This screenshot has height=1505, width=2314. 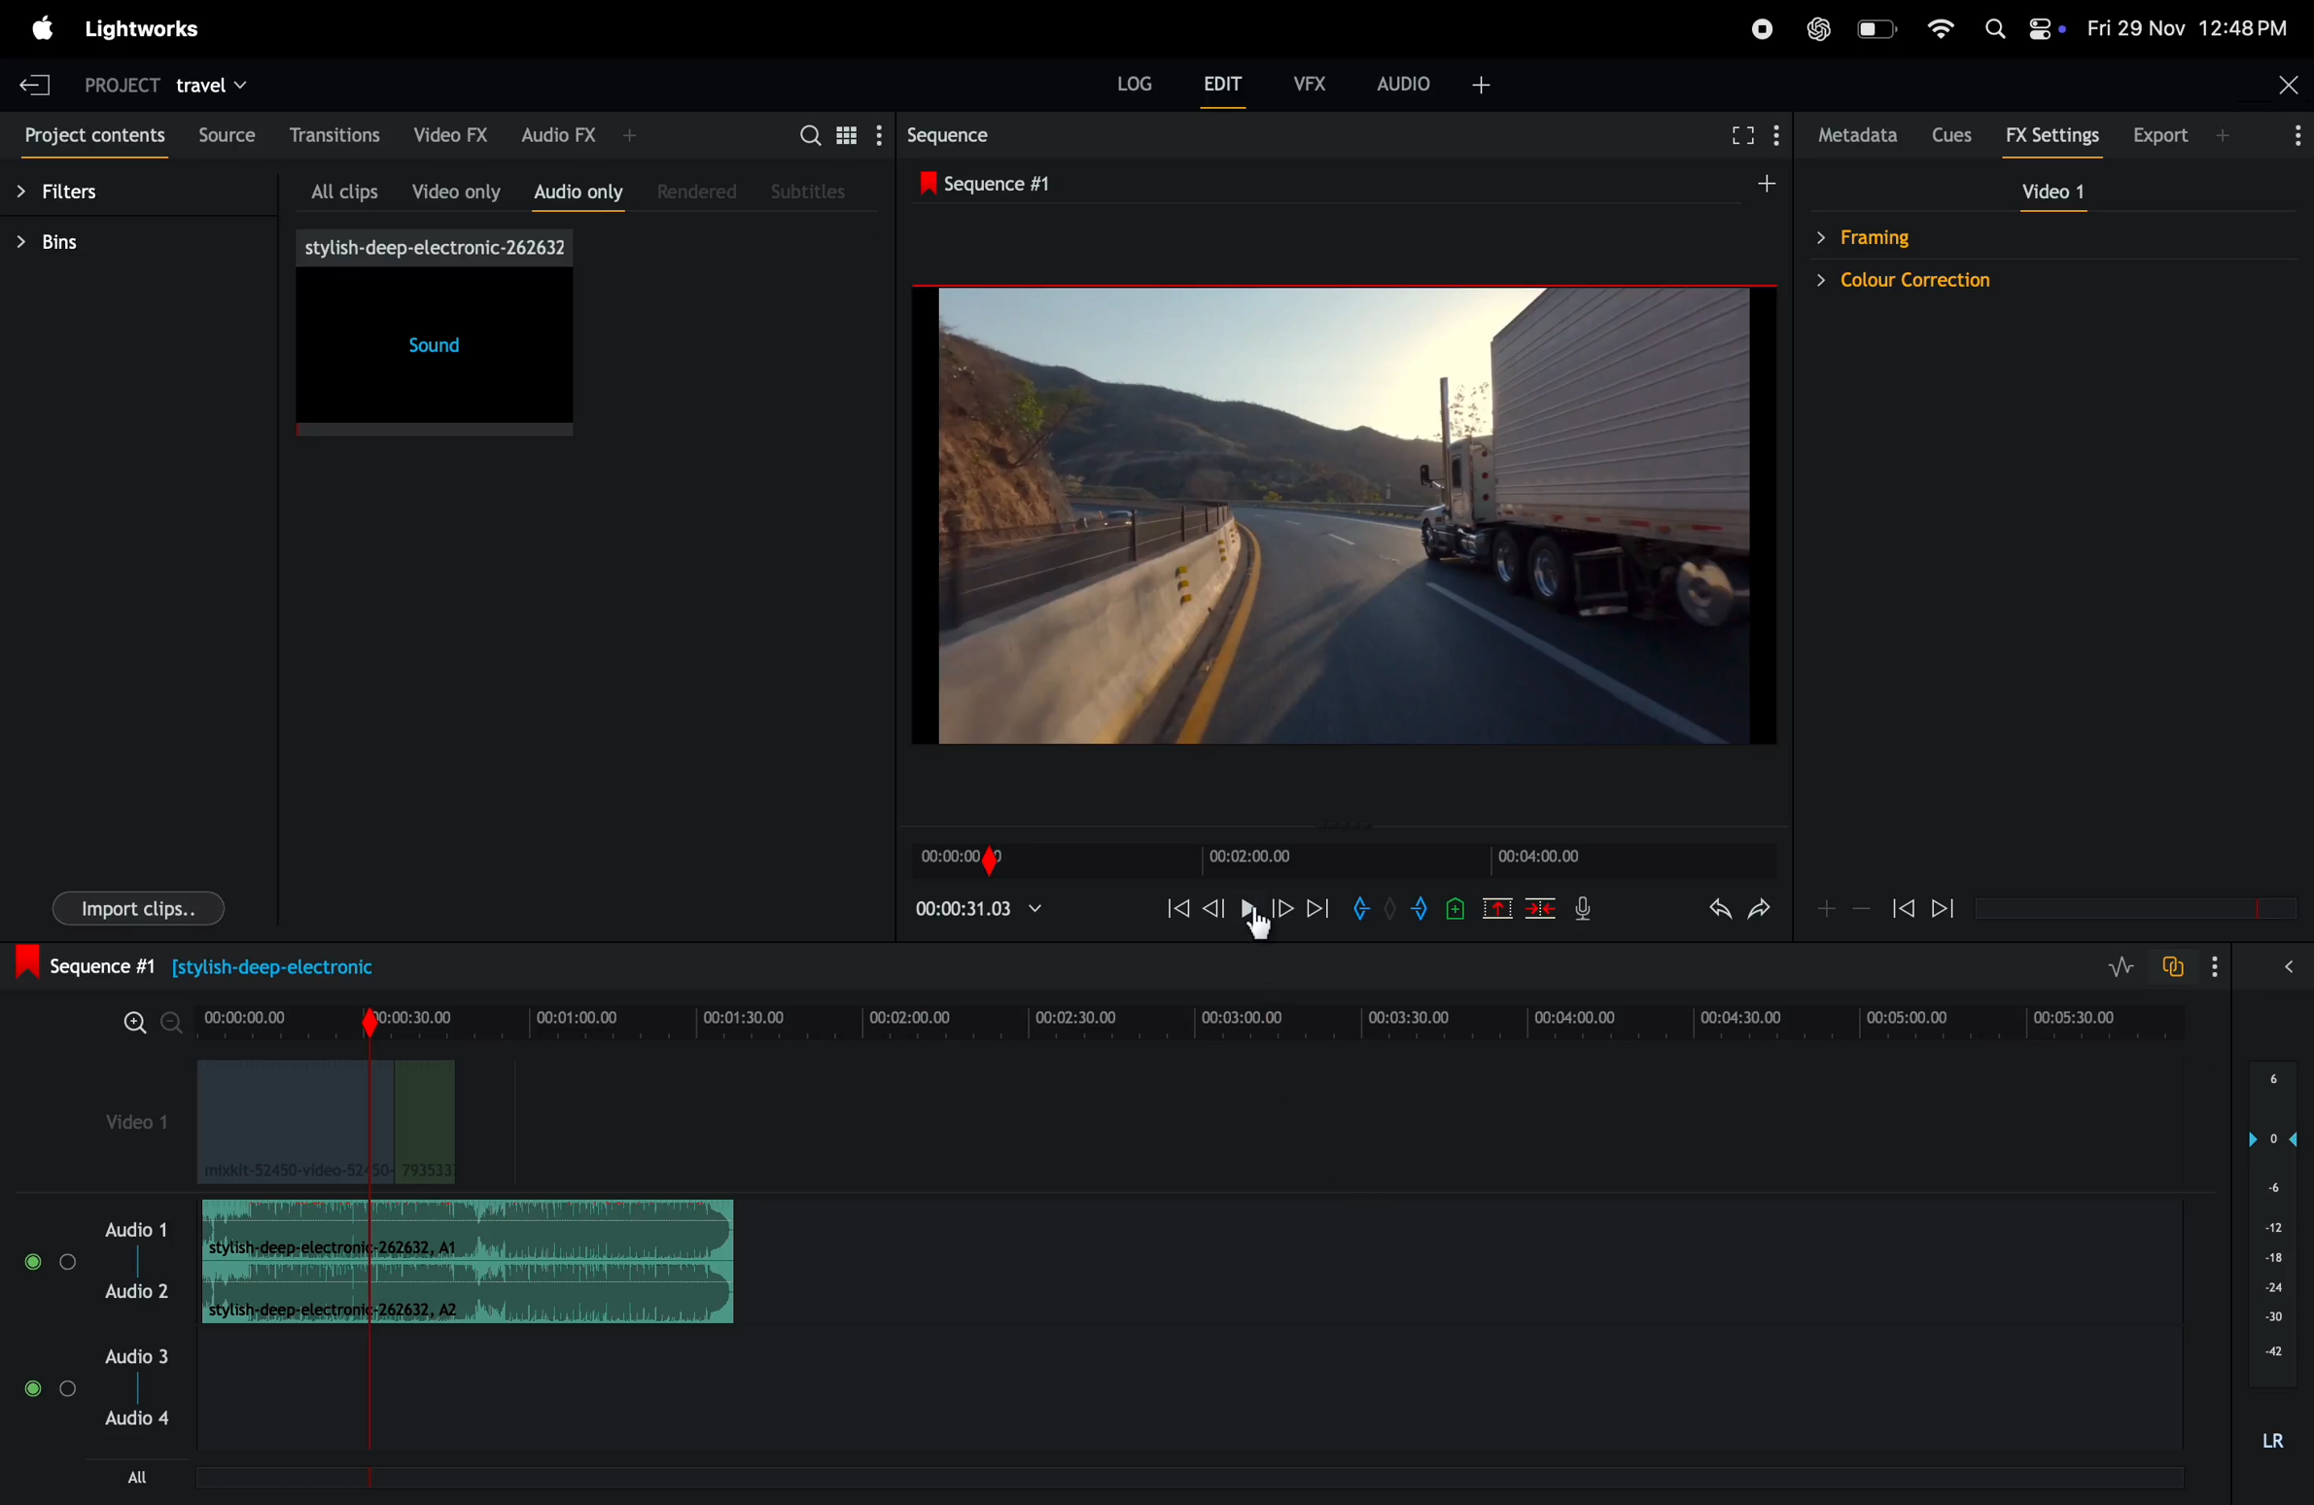 I want to click on toggle audio editing levels, so click(x=2112, y=966).